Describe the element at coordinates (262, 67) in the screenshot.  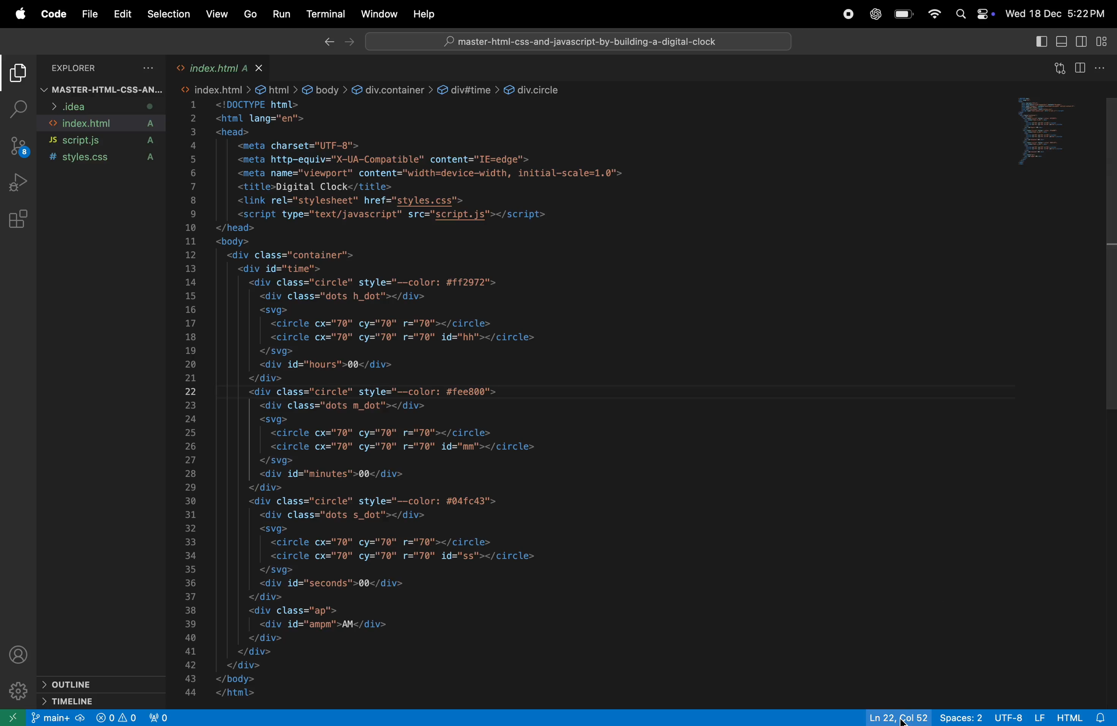
I see `close` at that location.